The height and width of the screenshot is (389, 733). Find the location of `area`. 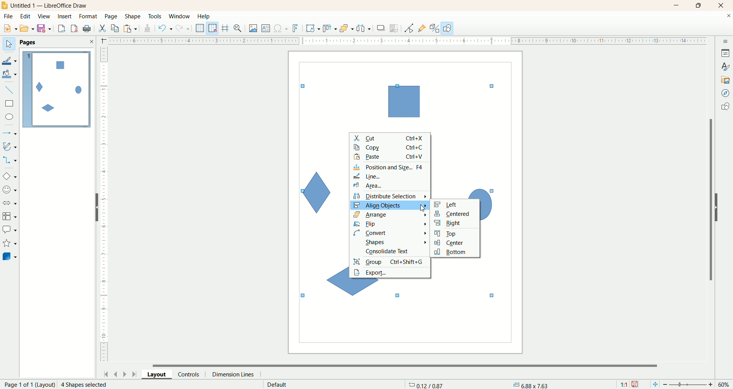

area is located at coordinates (389, 186).